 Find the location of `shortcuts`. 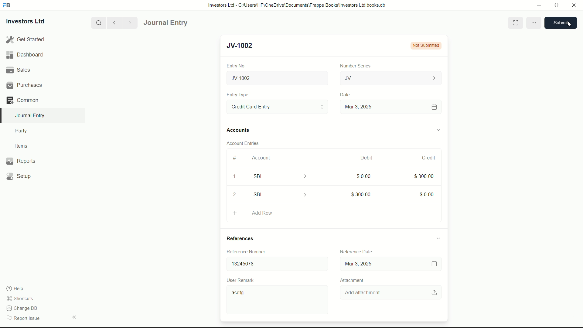

shortcuts is located at coordinates (21, 299).